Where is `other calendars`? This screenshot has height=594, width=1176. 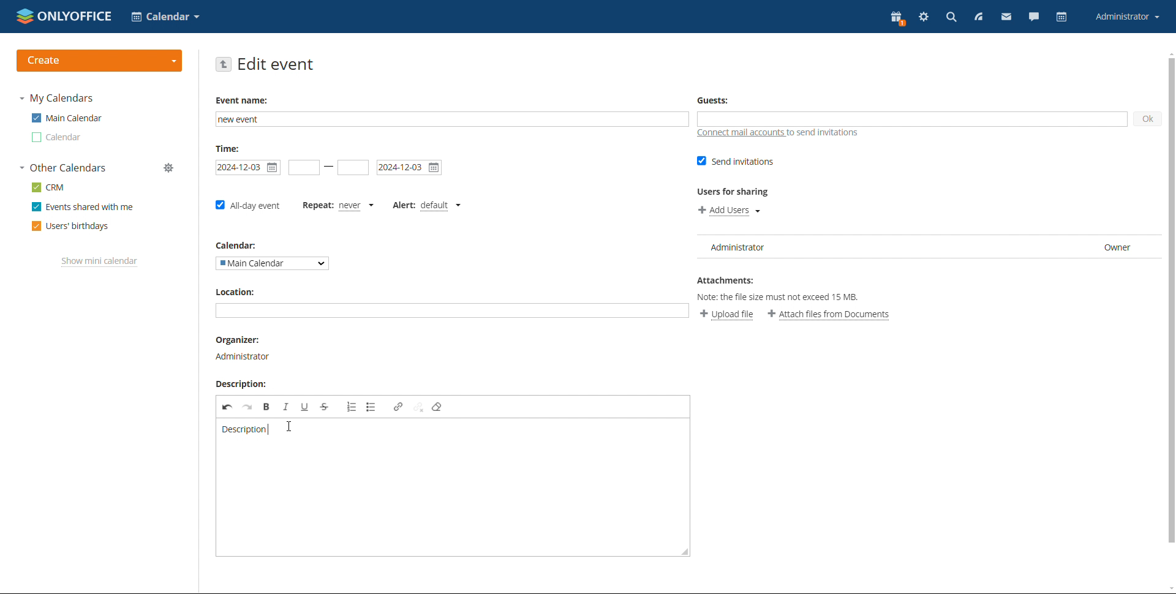 other calendars is located at coordinates (62, 168).